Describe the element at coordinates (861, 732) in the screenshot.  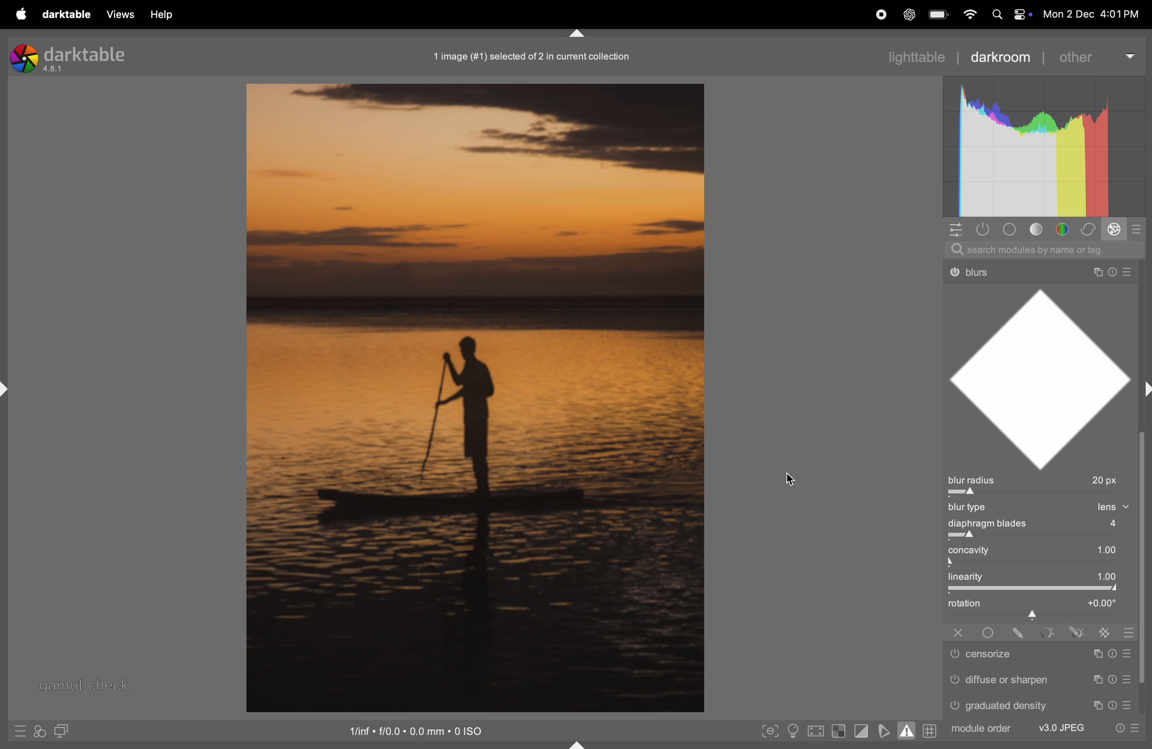
I see `toggle clipping indication` at that location.